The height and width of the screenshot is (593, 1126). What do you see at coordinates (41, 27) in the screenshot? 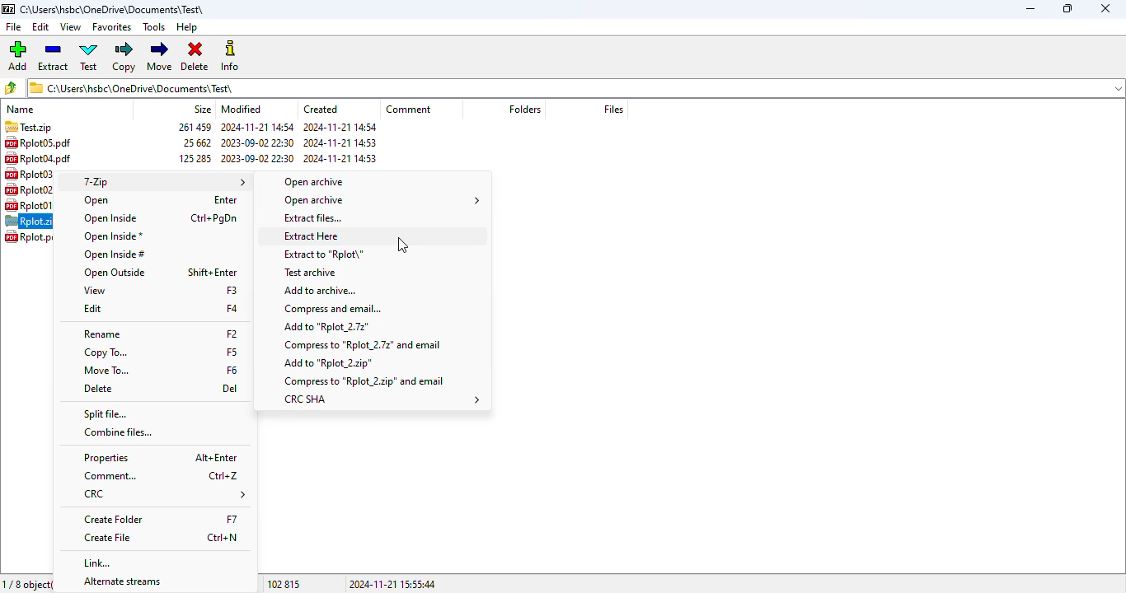
I see `edit` at bounding box center [41, 27].